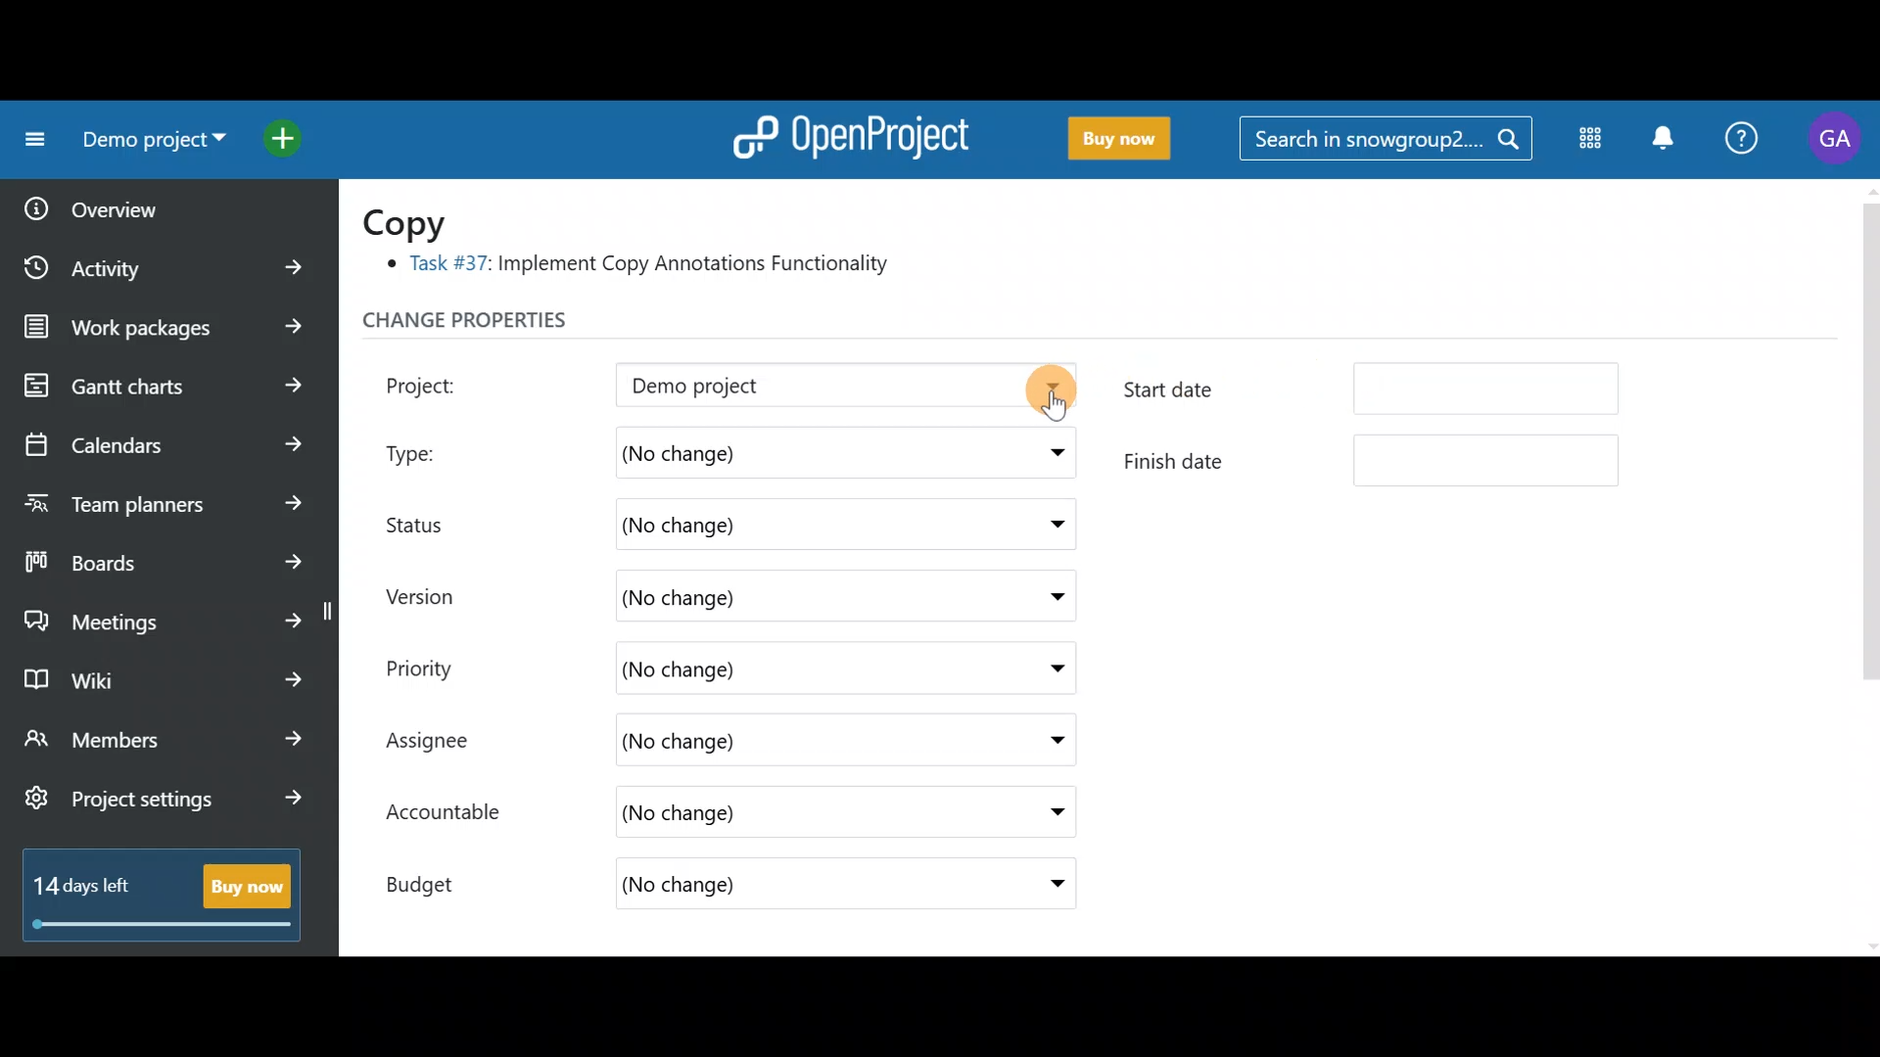 The image size is (1880, 1057). Describe the element at coordinates (446, 743) in the screenshot. I see `Assignee` at that location.